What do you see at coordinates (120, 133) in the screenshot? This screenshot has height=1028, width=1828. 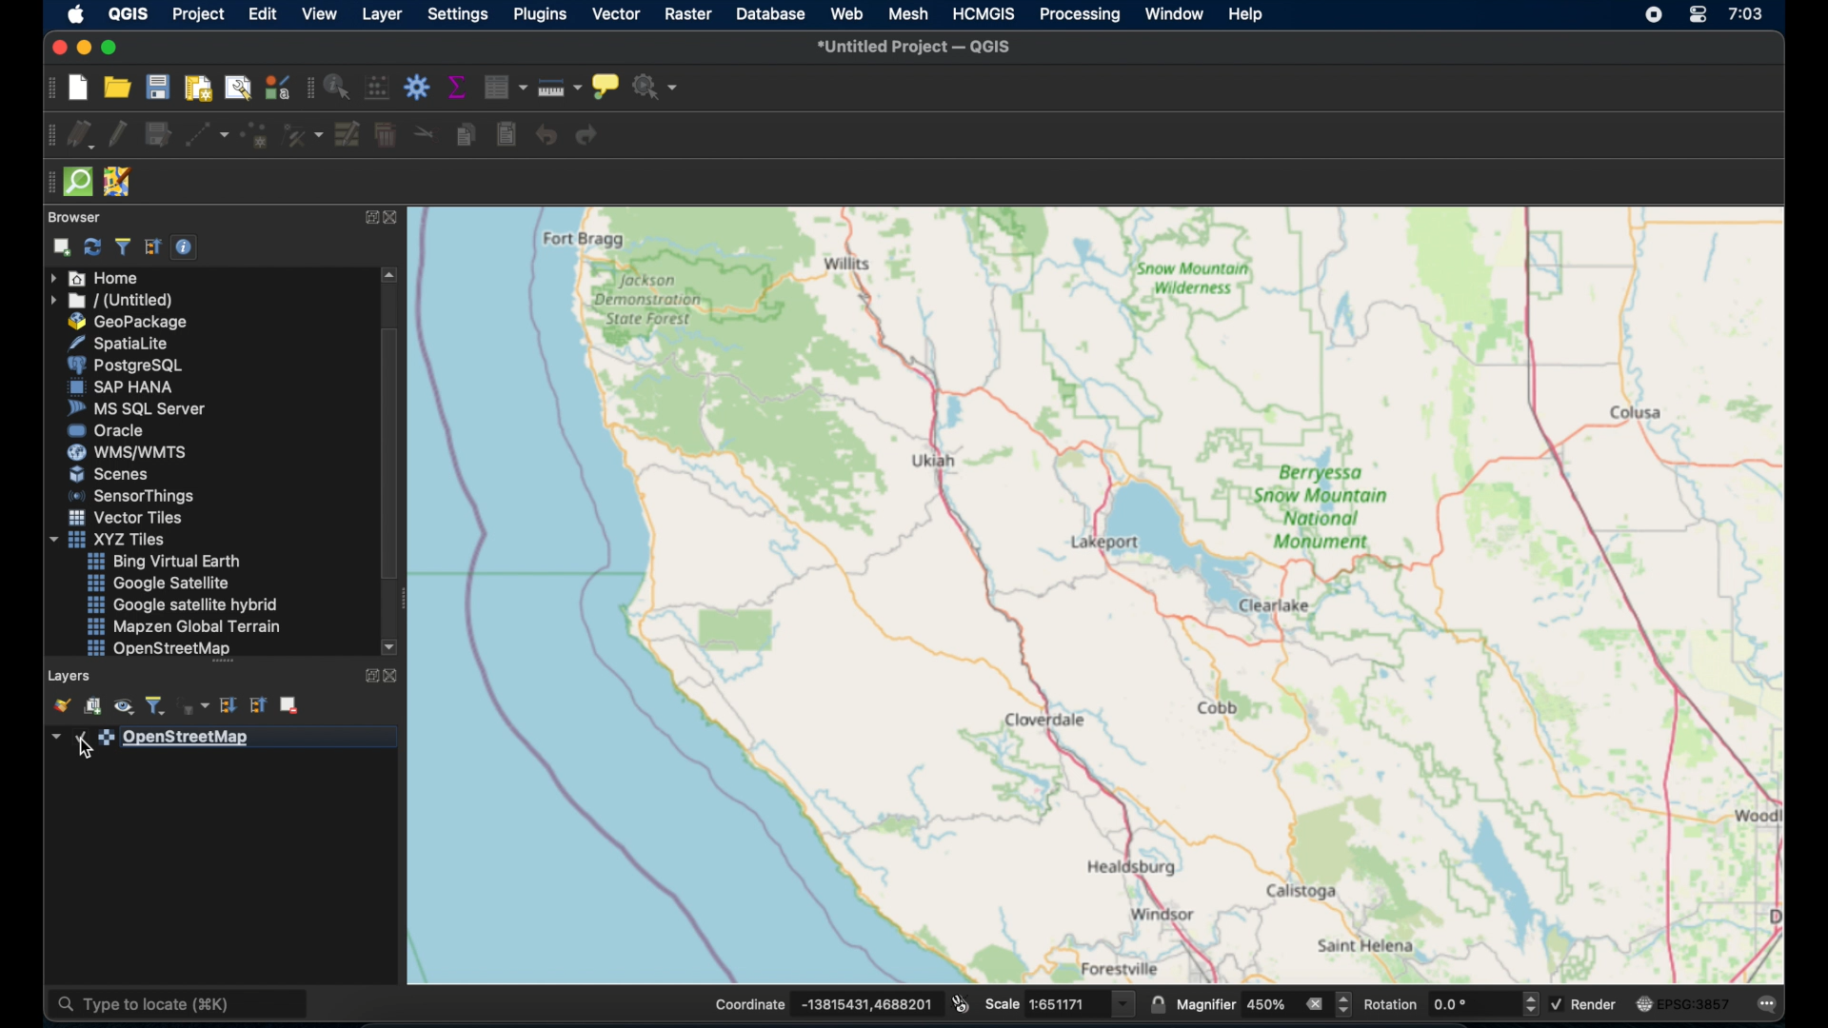 I see `toggle editing` at bounding box center [120, 133].